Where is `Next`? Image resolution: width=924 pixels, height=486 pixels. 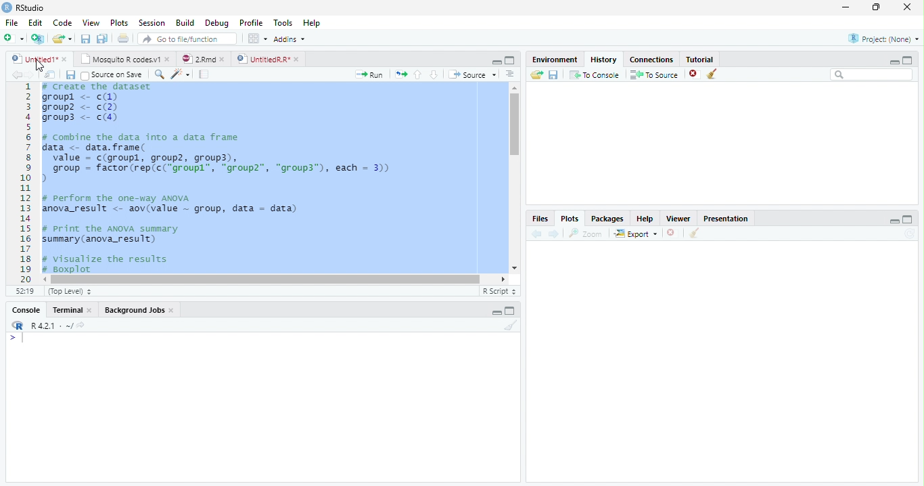
Next is located at coordinates (554, 234).